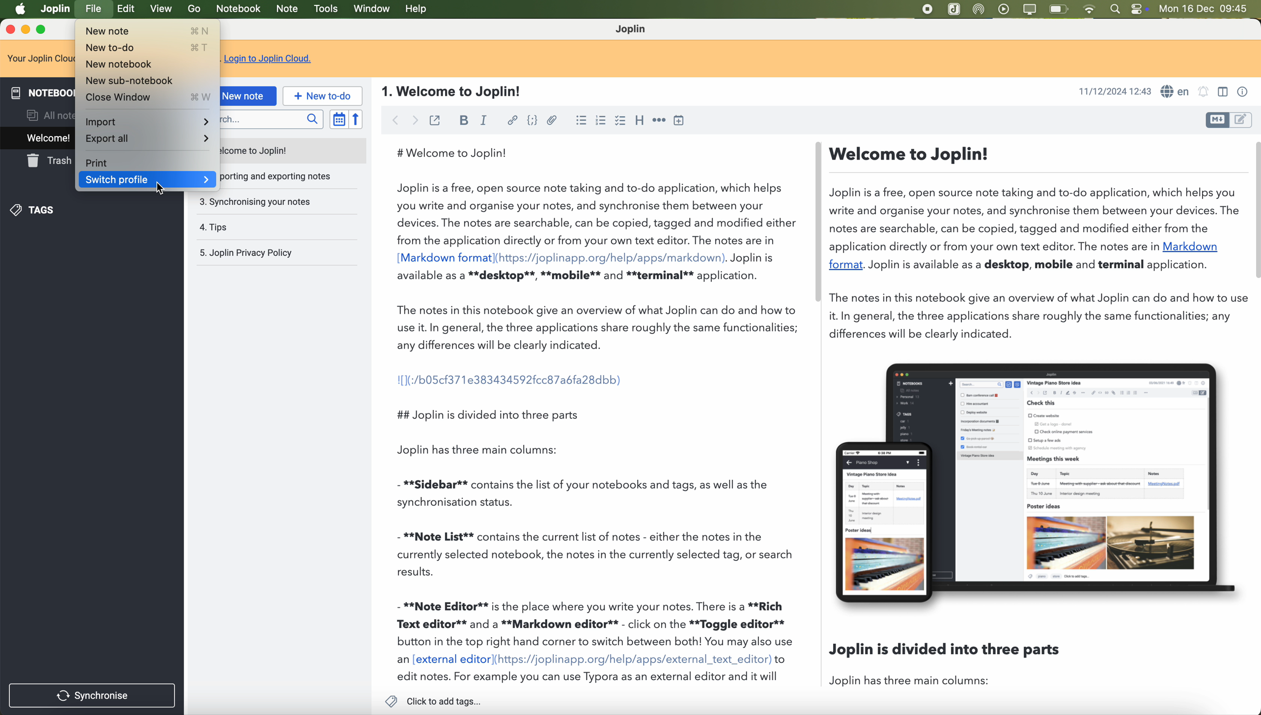 Image resolution: width=1261 pixels, height=715 pixels. What do you see at coordinates (95, 11) in the screenshot?
I see `Cursor` at bounding box center [95, 11].